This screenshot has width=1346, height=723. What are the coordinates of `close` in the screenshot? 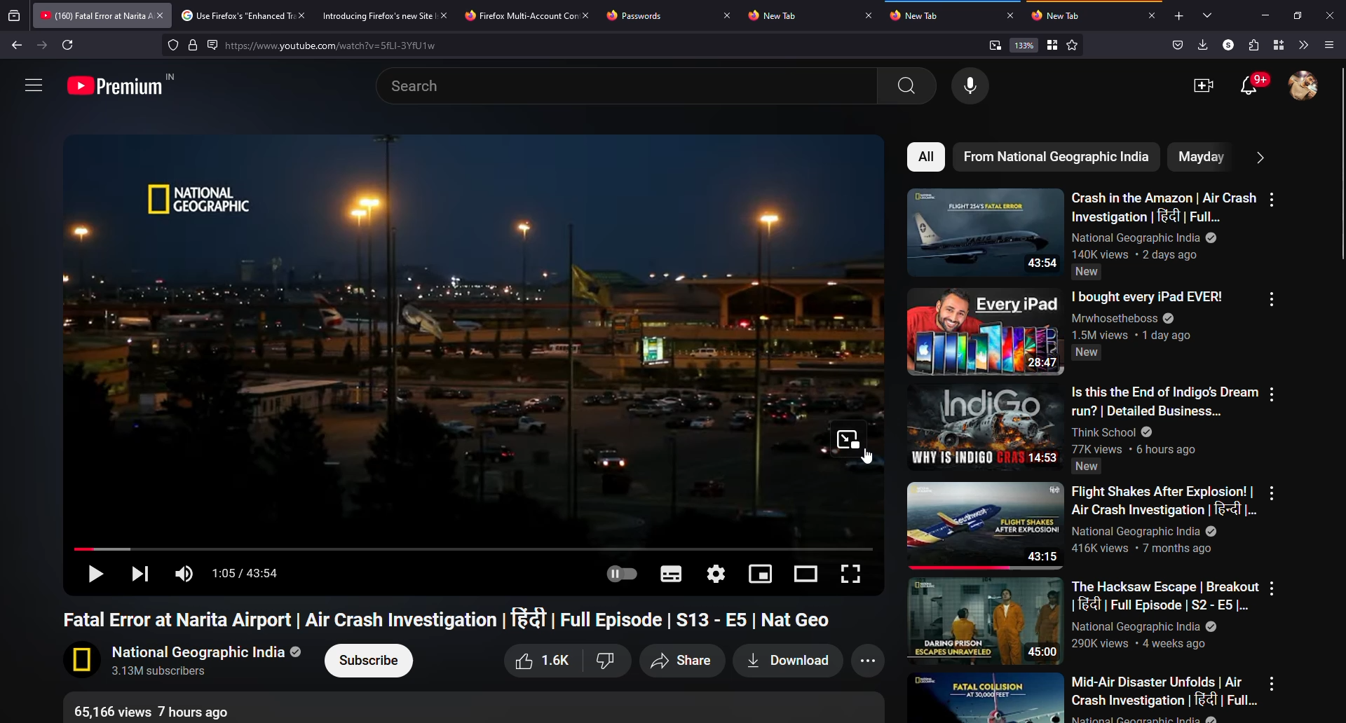 It's located at (160, 15).